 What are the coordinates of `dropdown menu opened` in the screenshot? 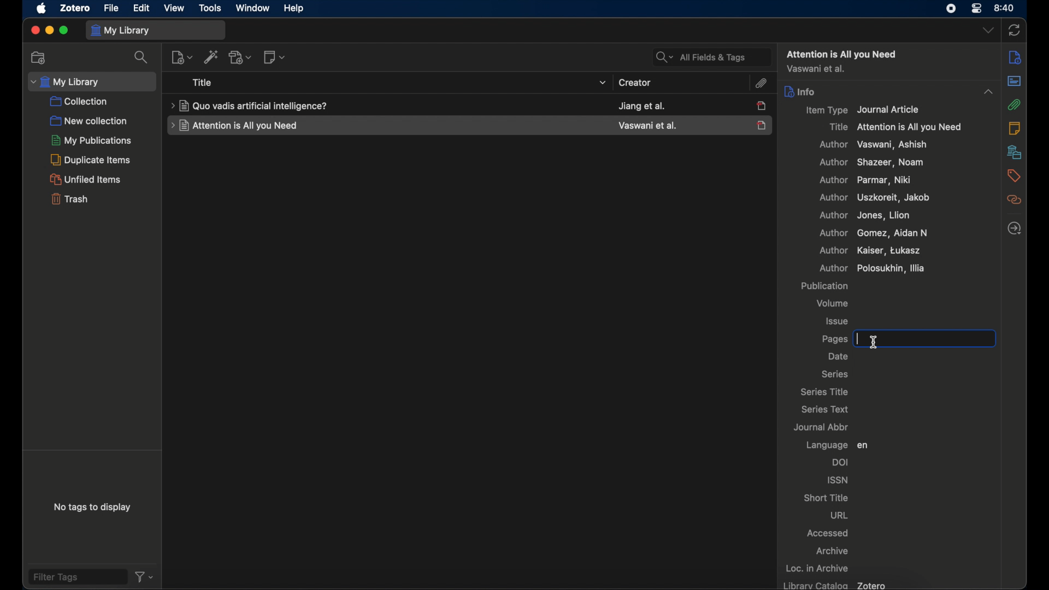 It's located at (988, 91).